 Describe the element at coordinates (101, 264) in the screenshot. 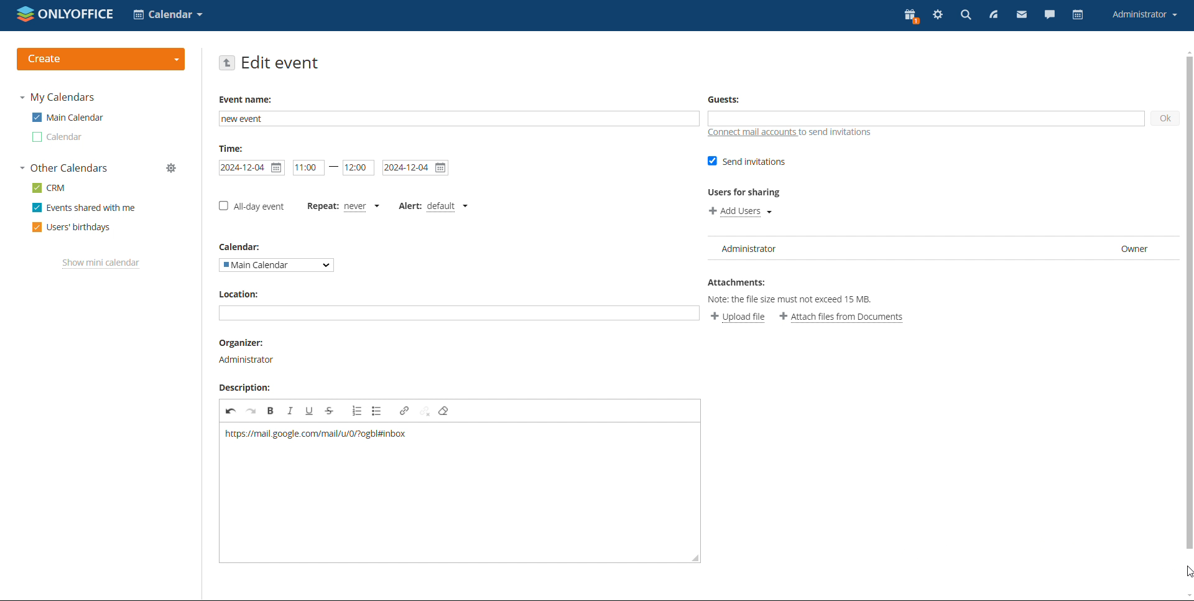

I see `show mini calendar` at that location.